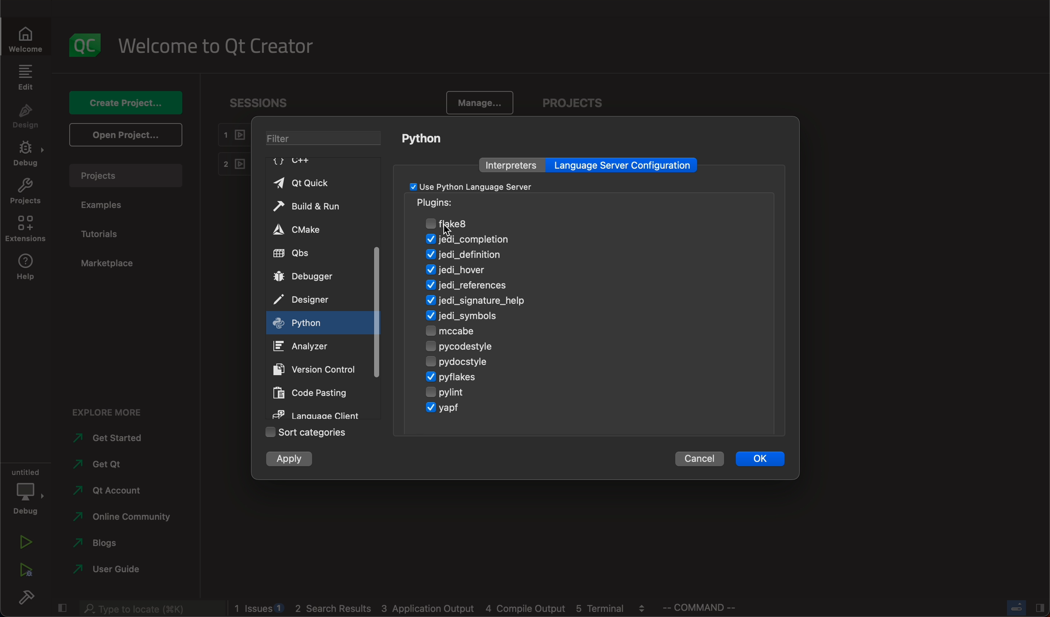 Image resolution: width=1050 pixels, height=617 pixels. What do you see at coordinates (312, 204) in the screenshot?
I see `build and run` at bounding box center [312, 204].